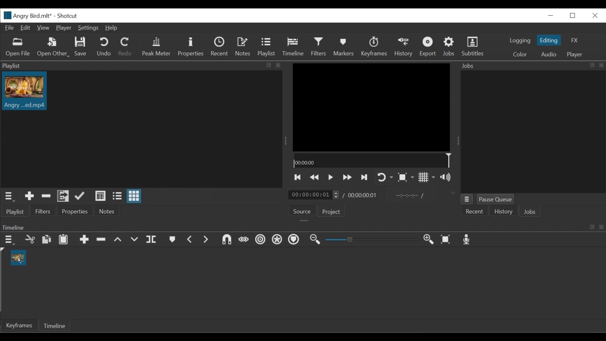  Describe the element at coordinates (364, 196) in the screenshot. I see `Total Duration` at that location.